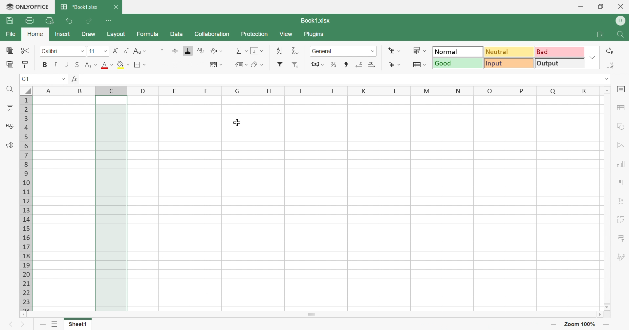 Image resolution: width=629 pixels, height=330 pixels. What do you see at coordinates (149, 35) in the screenshot?
I see `Formula` at bounding box center [149, 35].